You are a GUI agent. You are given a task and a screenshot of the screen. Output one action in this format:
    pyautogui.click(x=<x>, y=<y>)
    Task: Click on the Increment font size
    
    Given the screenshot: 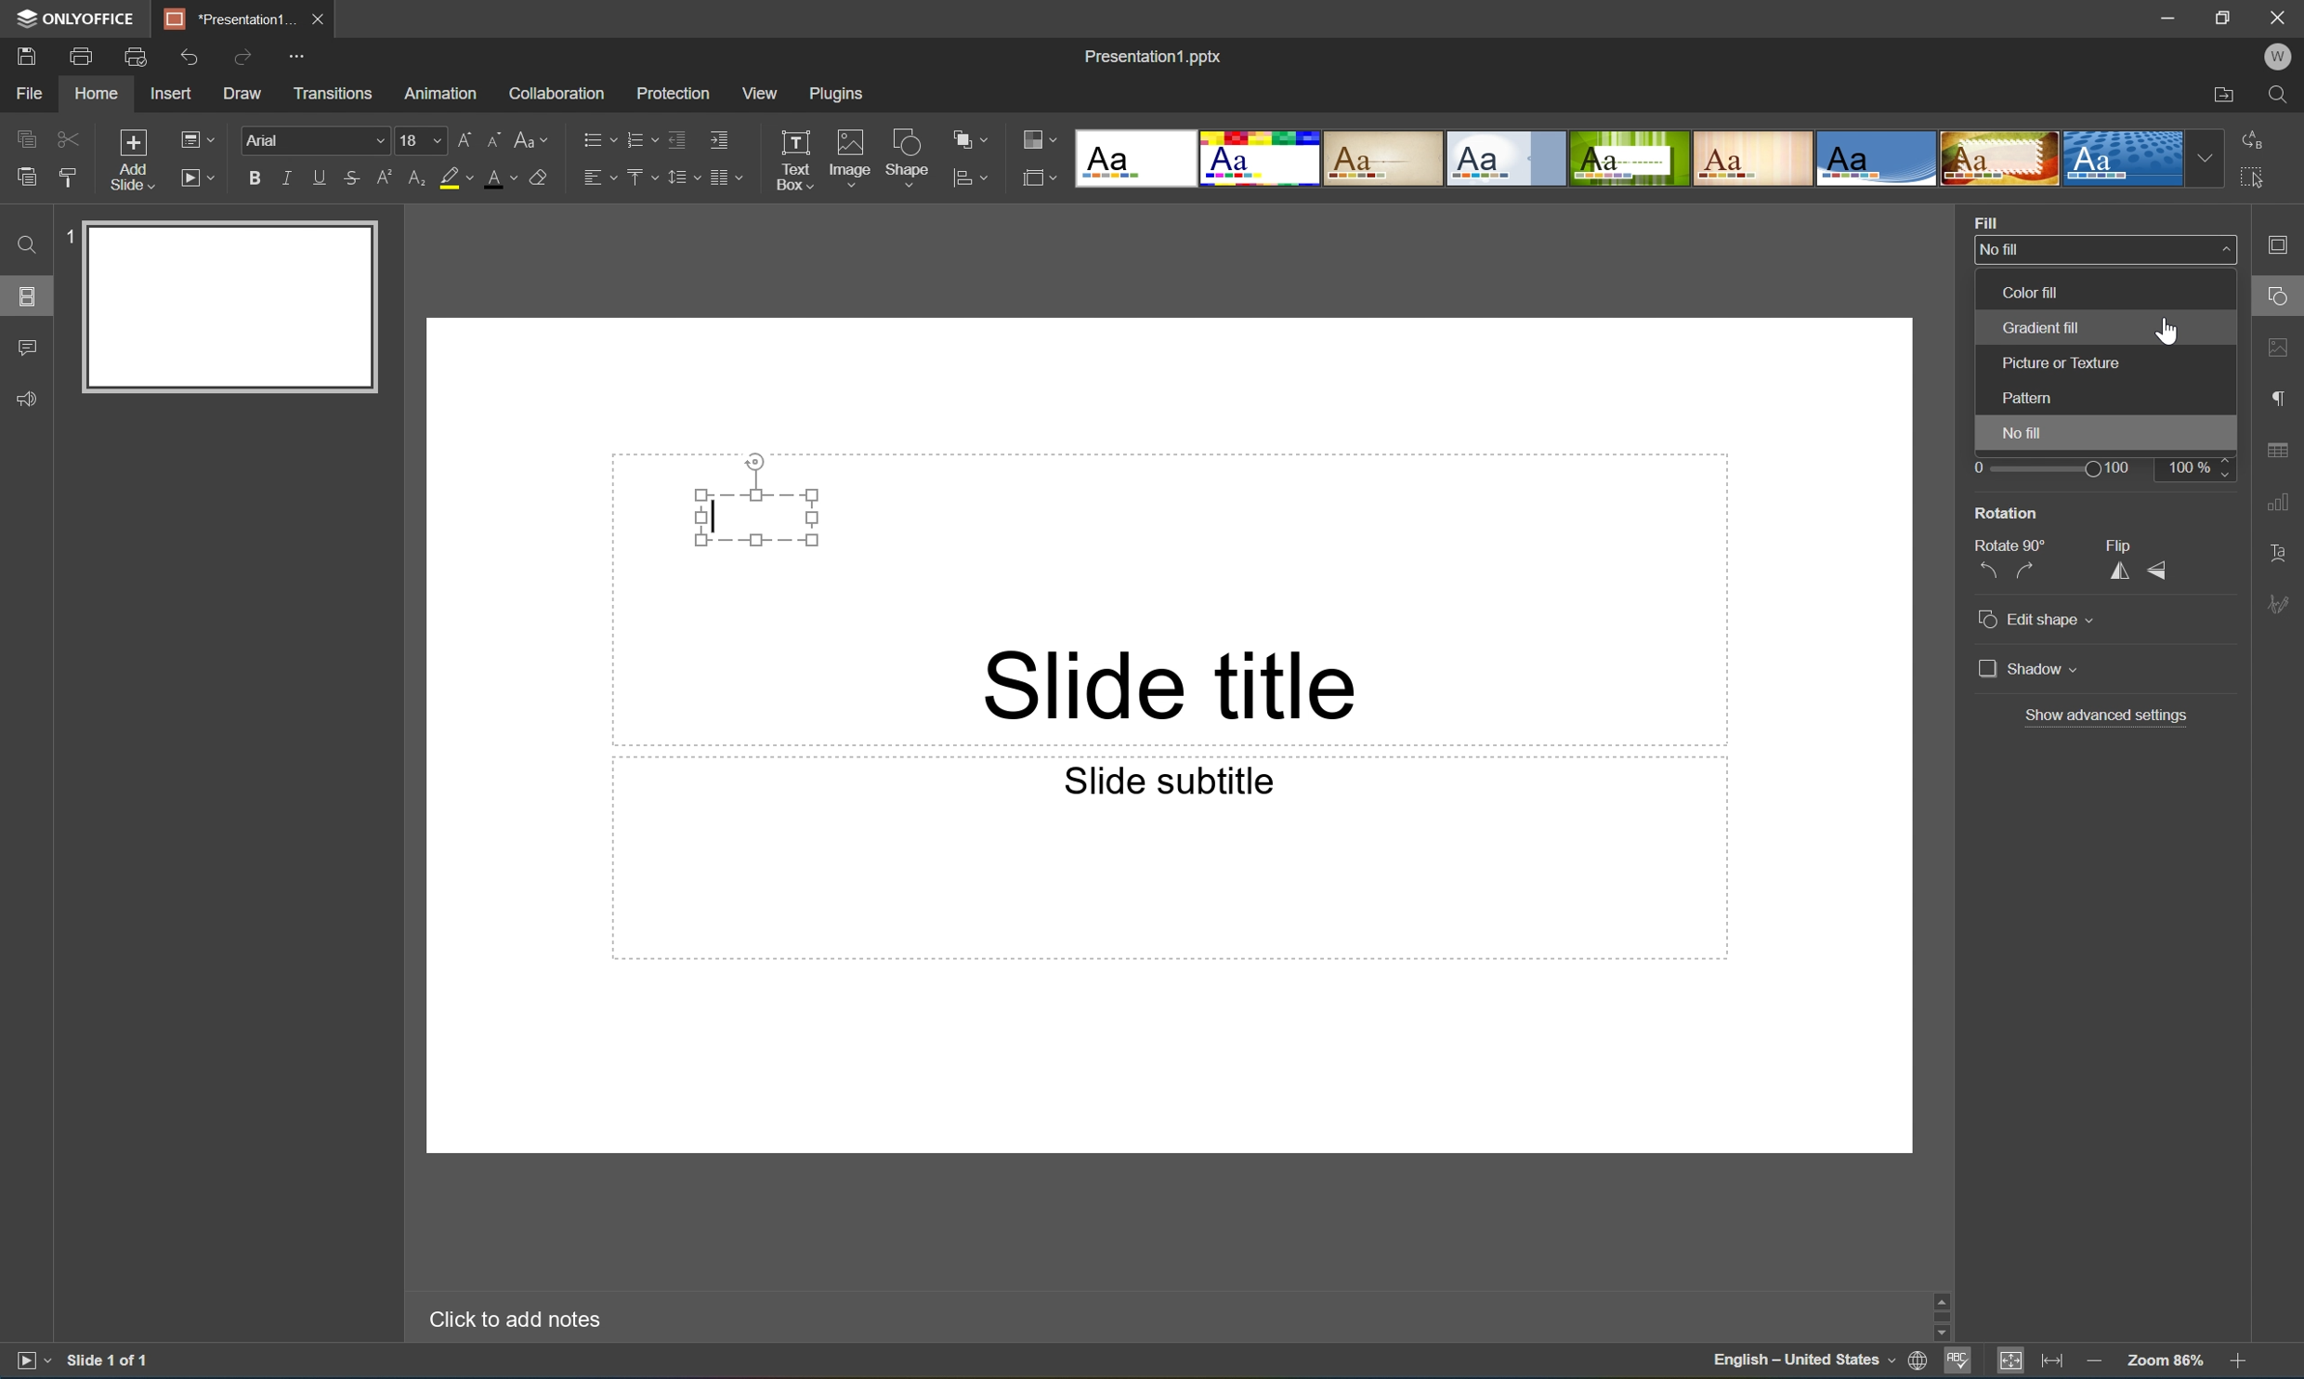 What is the action you would take?
    pyautogui.click(x=460, y=137)
    